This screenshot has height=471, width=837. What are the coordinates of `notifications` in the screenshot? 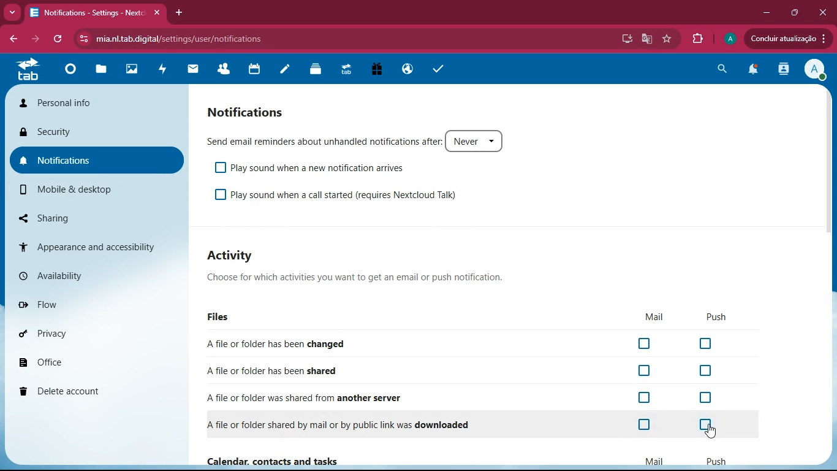 It's located at (91, 159).